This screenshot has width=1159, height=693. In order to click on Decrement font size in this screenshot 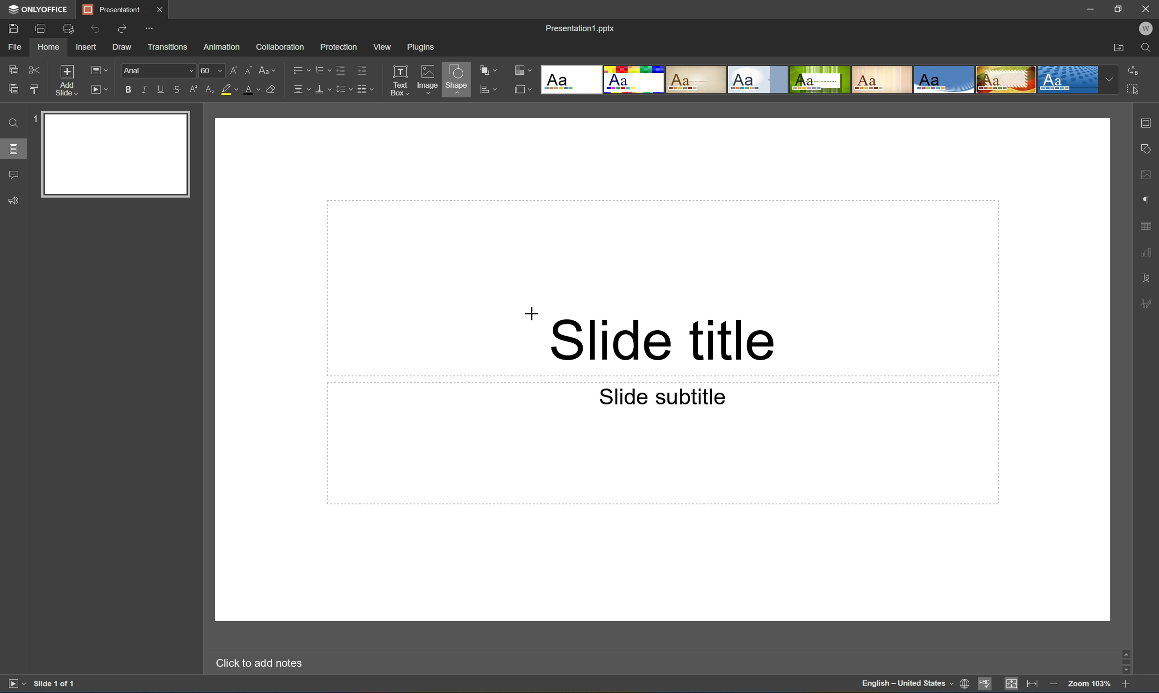, I will do `click(249, 69)`.